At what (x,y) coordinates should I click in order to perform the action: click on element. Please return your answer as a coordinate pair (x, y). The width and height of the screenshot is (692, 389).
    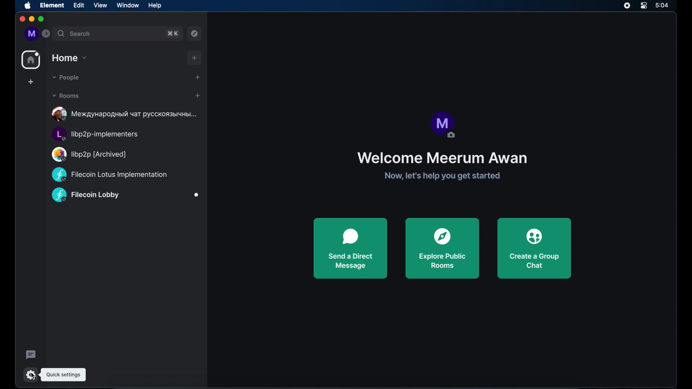
    Looking at the image, I should click on (52, 5).